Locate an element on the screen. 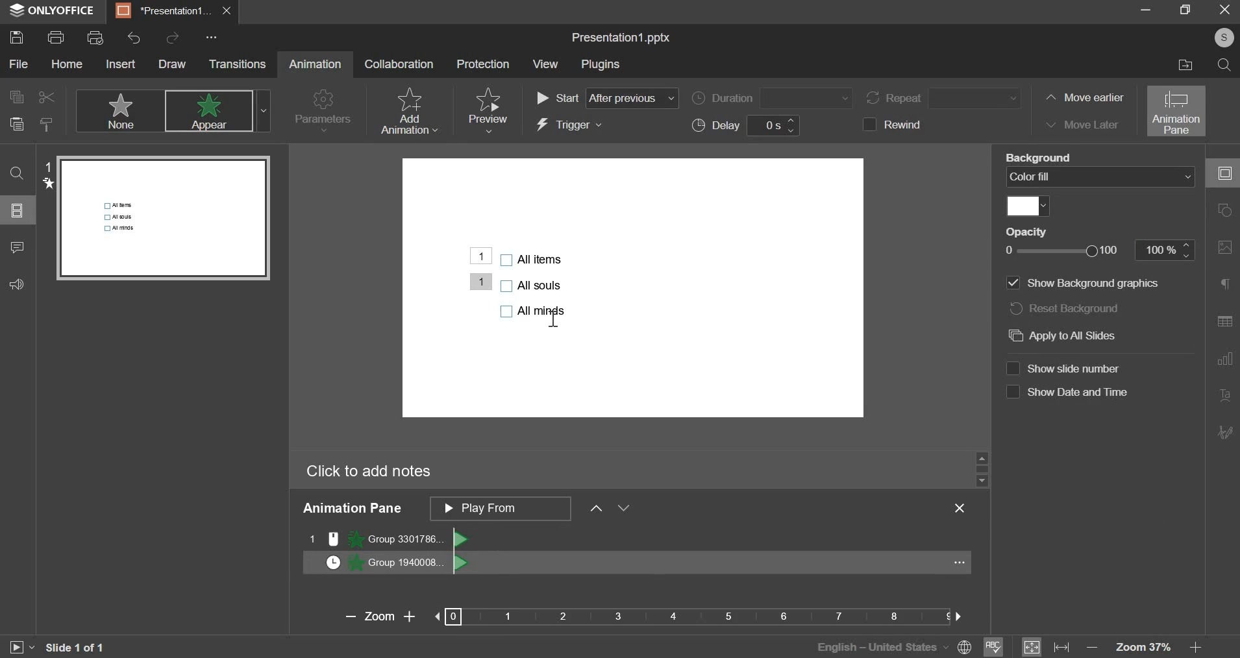 The image size is (1240, 658). view is located at coordinates (546, 64).